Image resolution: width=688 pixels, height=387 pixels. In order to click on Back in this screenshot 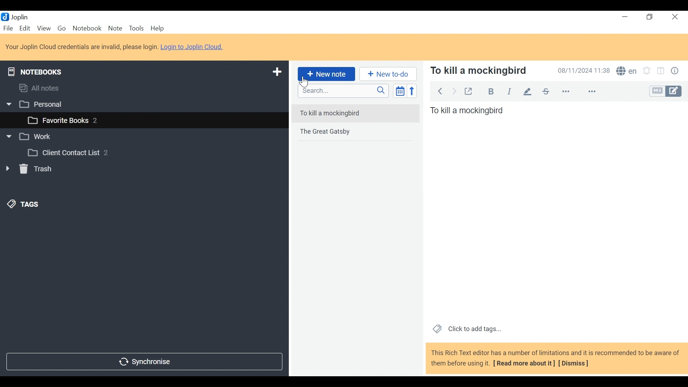, I will do `click(441, 91)`.